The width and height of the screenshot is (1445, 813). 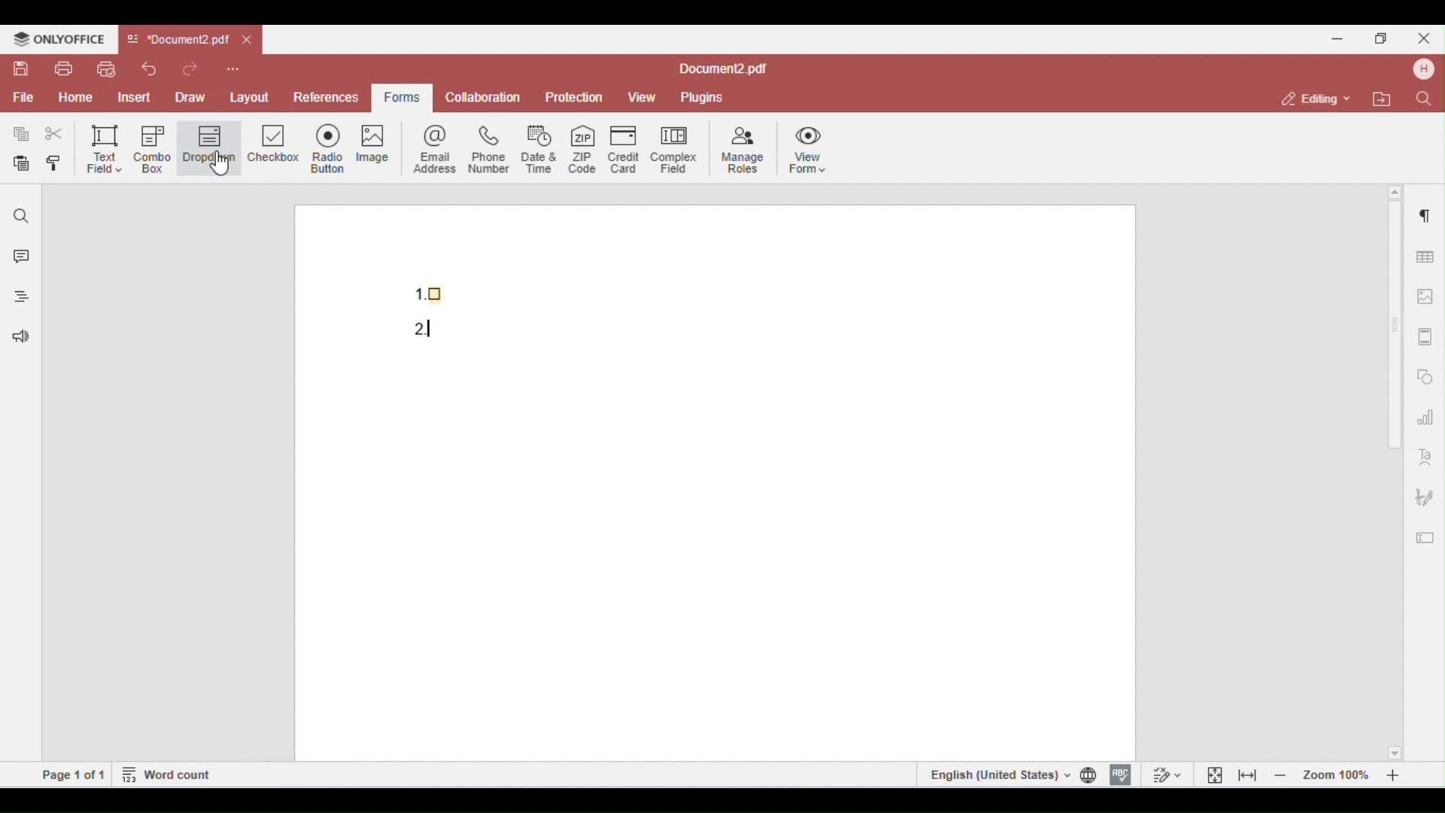 What do you see at coordinates (1385, 38) in the screenshot?
I see `maximize` at bounding box center [1385, 38].